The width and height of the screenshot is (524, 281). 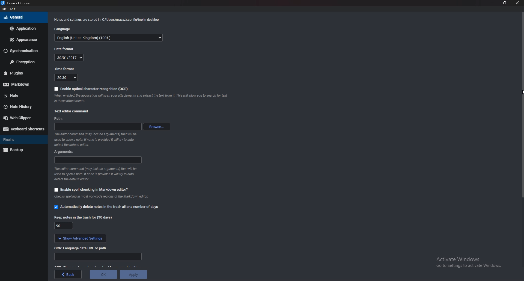 I want to click on Synchronization, so click(x=23, y=51).